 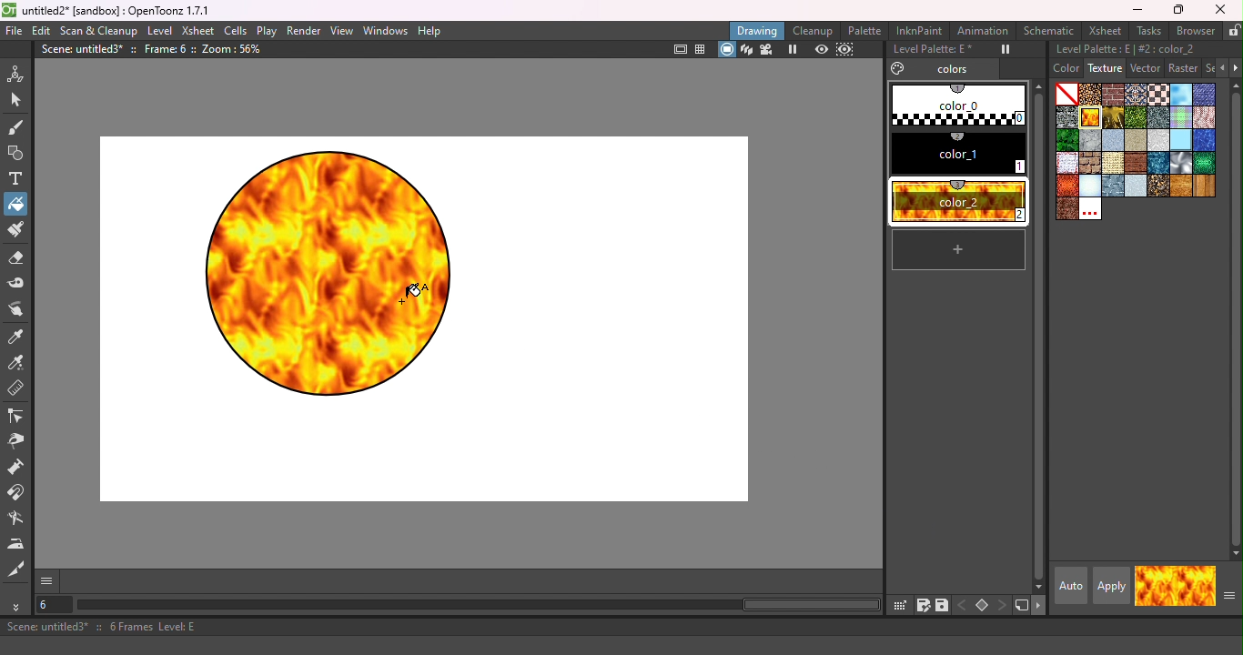 What do you see at coordinates (1104, 67) in the screenshot?
I see `Texture` at bounding box center [1104, 67].